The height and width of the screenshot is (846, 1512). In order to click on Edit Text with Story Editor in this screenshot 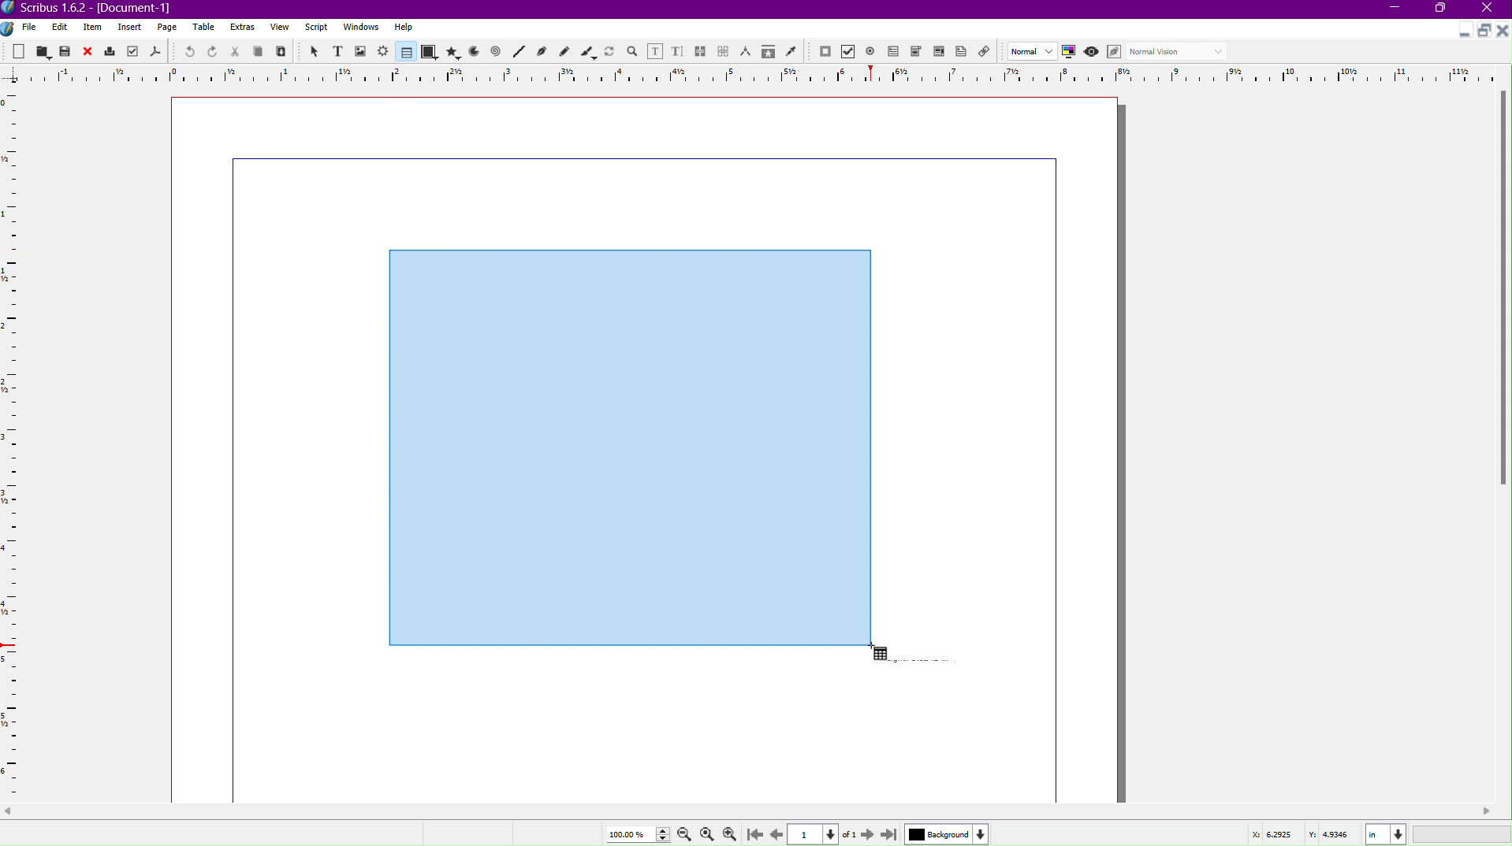, I will do `click(678, 50)`.